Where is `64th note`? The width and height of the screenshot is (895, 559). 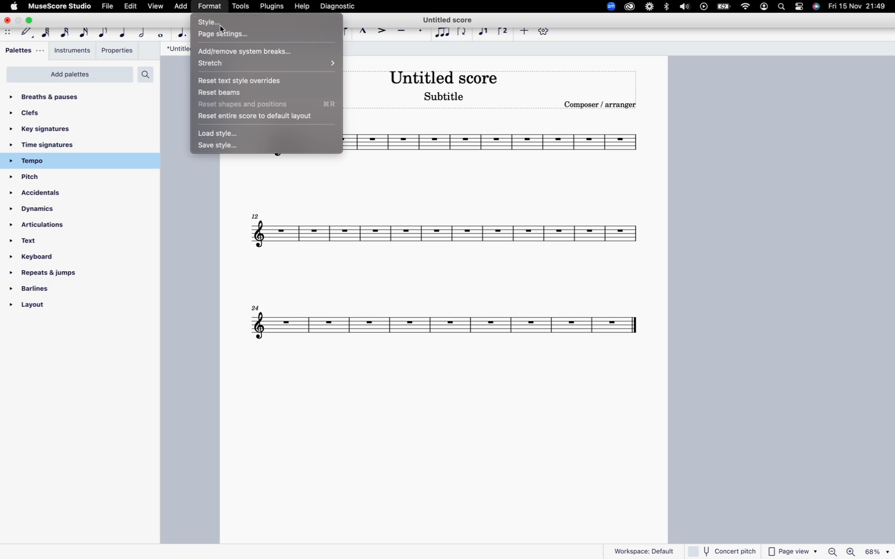
64th note is located at coordinates (47, 31).